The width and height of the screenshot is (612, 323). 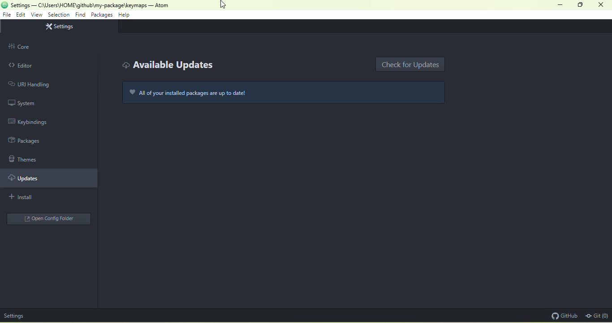 What do you see at coordinates (563, 316) in the screenshot?
I see `github` at bounding box center [563, 316].